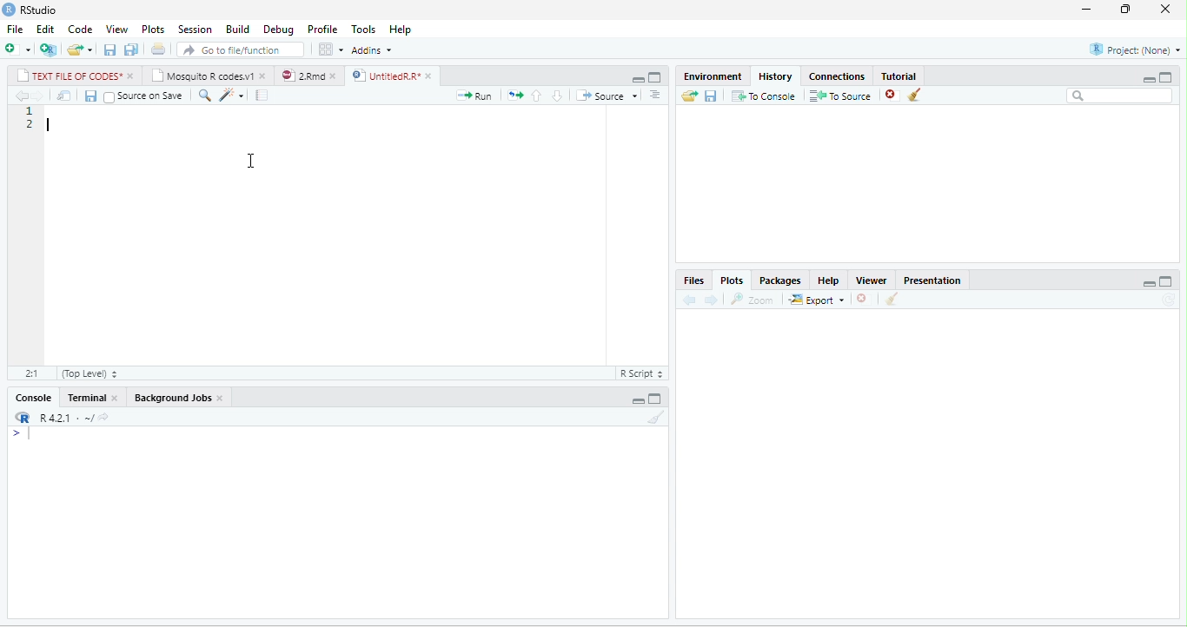  I want to click on save, so click(109, 50).